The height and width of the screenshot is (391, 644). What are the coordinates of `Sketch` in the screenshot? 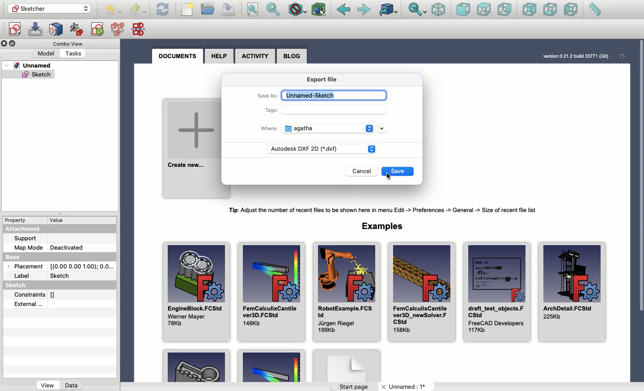 It's located at (30, 76).